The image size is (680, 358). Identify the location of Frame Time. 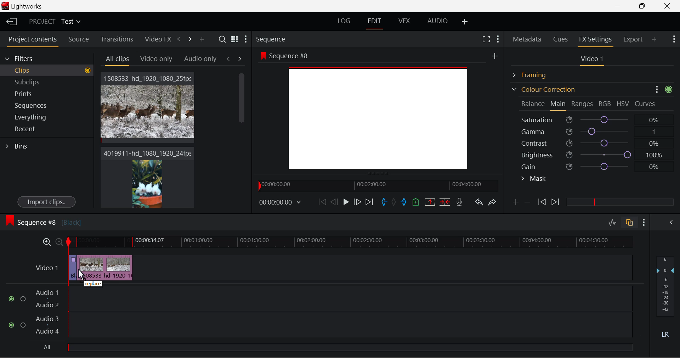
(280, 203).